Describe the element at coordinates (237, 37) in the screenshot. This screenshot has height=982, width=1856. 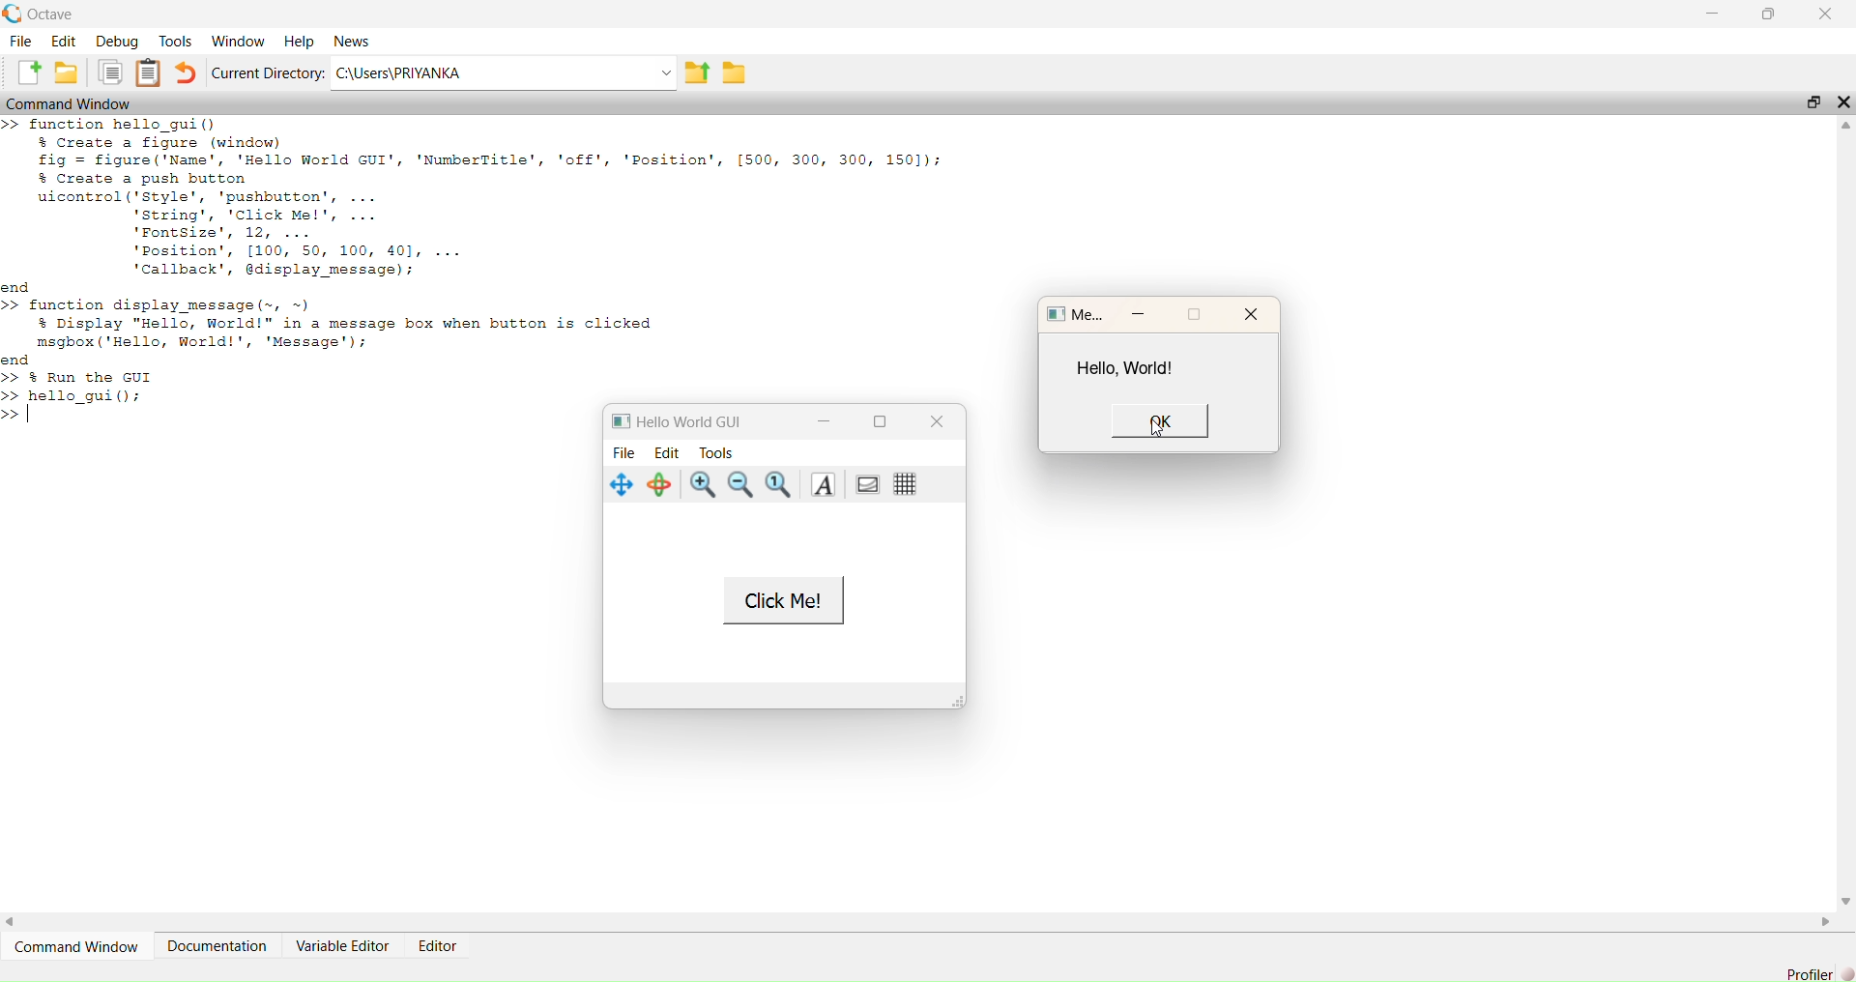
I see `‘Window` at that location.